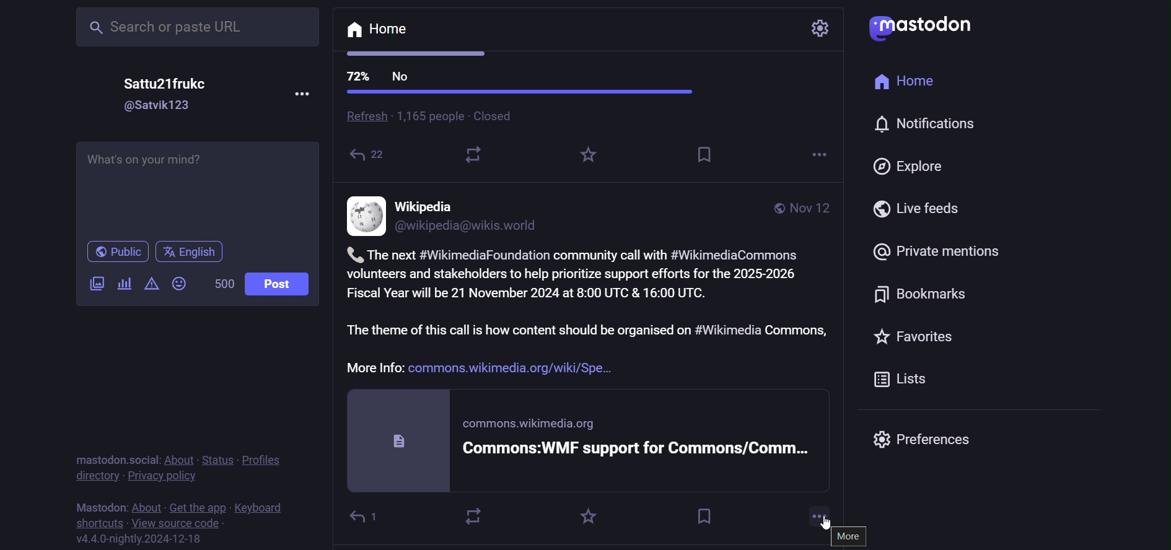 The width and height of the screenshot is (1171, 550). What do you see at coordinates (94, 522) in the screenshot?
I see `shortcut` at bounding box center [94, 522].